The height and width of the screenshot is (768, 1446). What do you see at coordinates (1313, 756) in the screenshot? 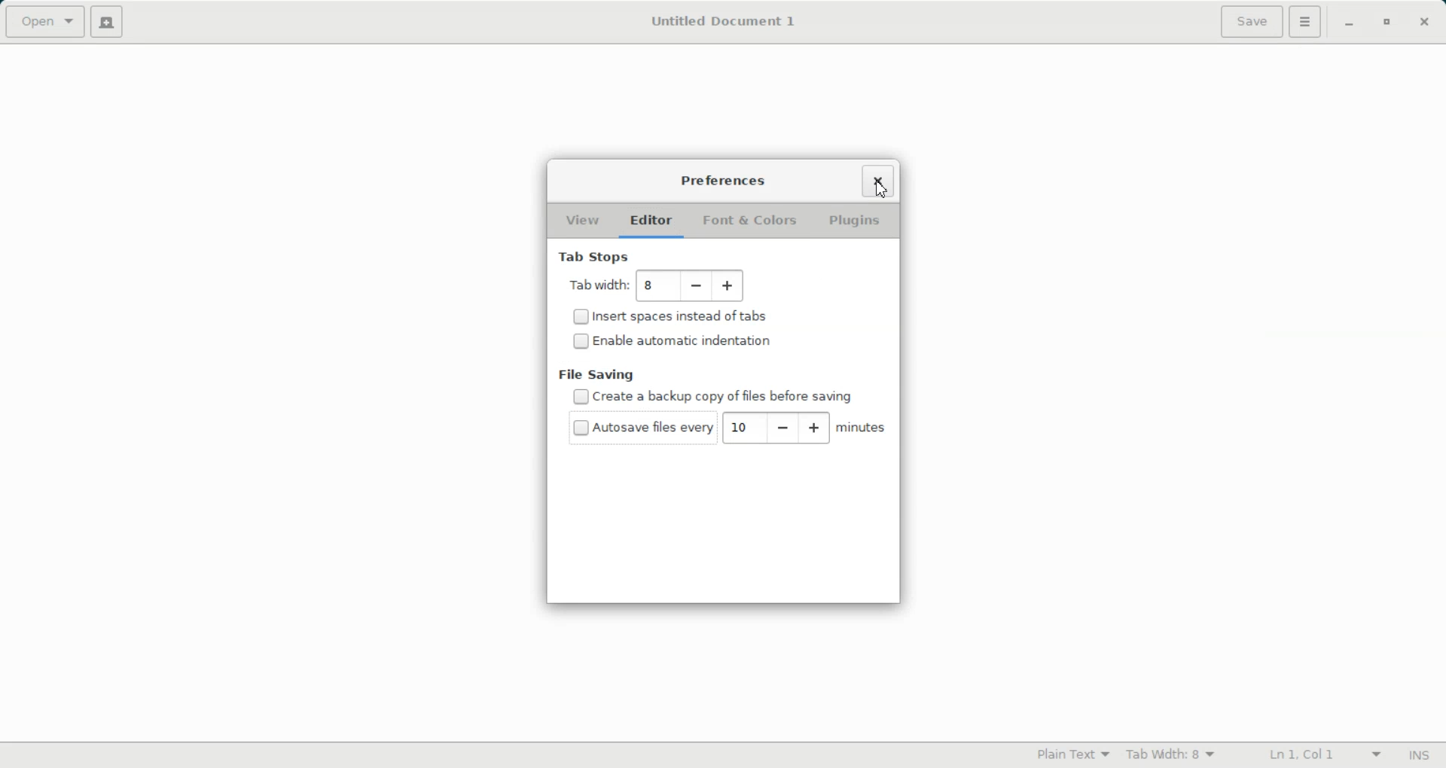
I see `Line Column` at bounding box center [1313, 756].